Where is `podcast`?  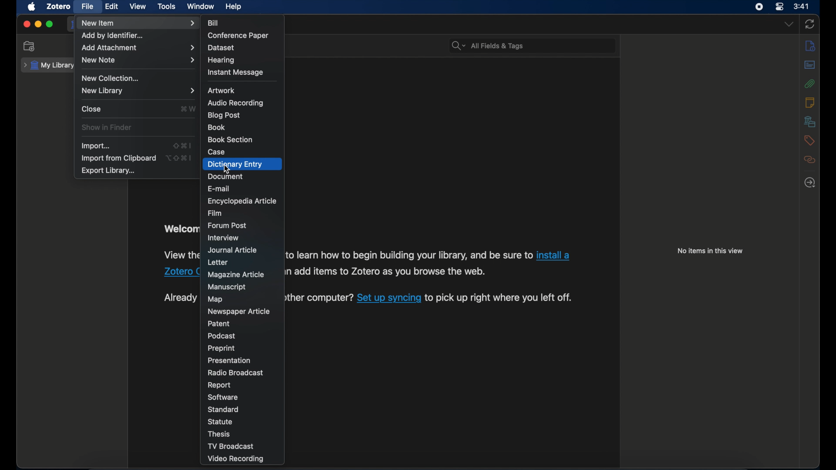
podcast is located at coordinates (222, 336).